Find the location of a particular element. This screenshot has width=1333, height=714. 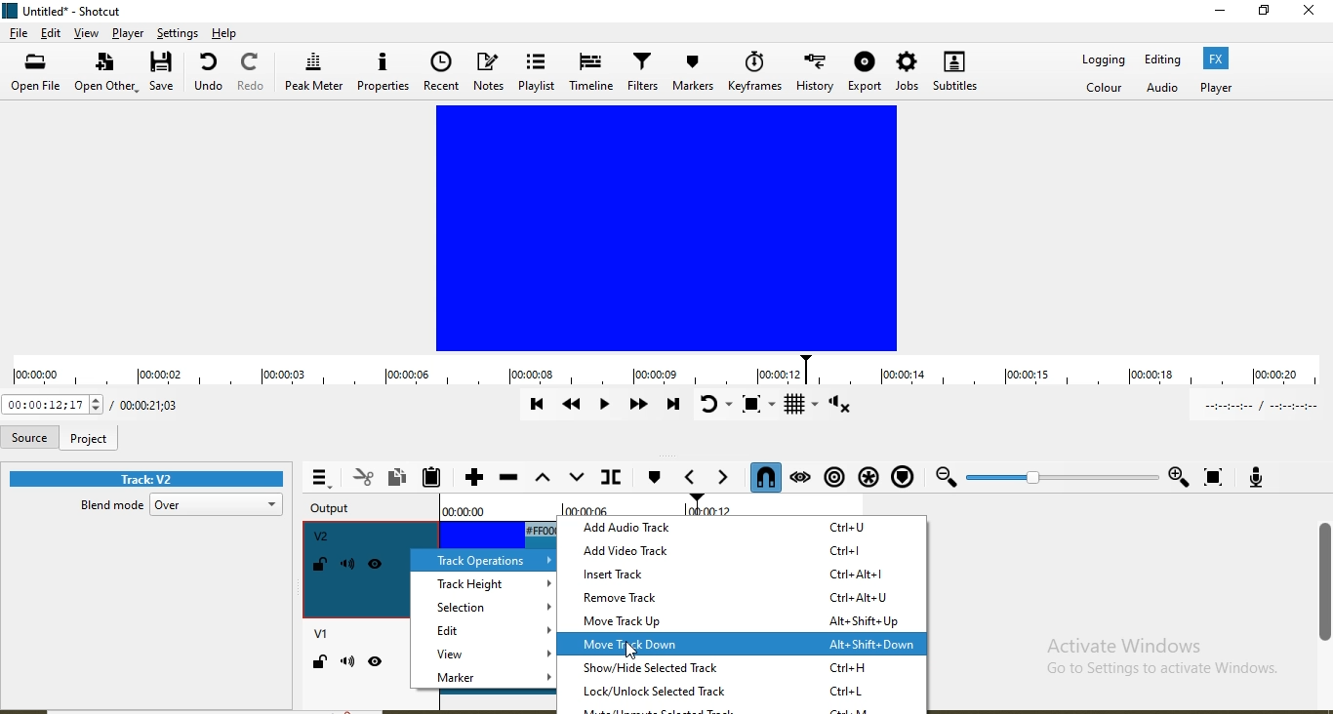

edit is located at coordinates (50, 33).